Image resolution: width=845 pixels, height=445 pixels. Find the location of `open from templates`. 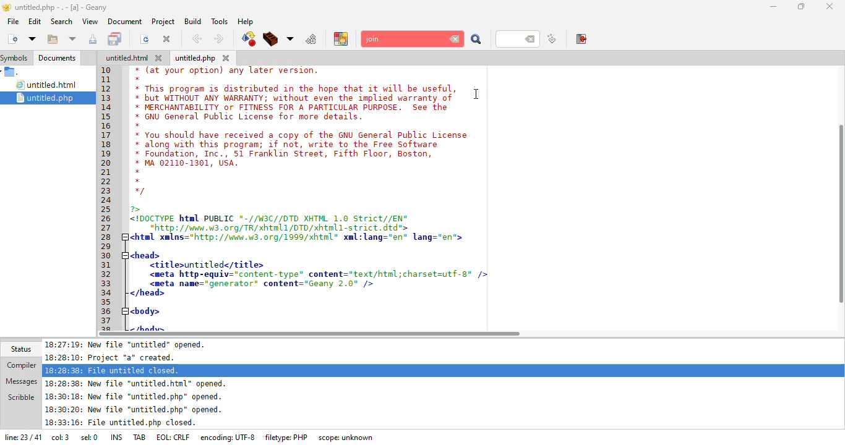

open from templates is located at coordinates (32, 38).